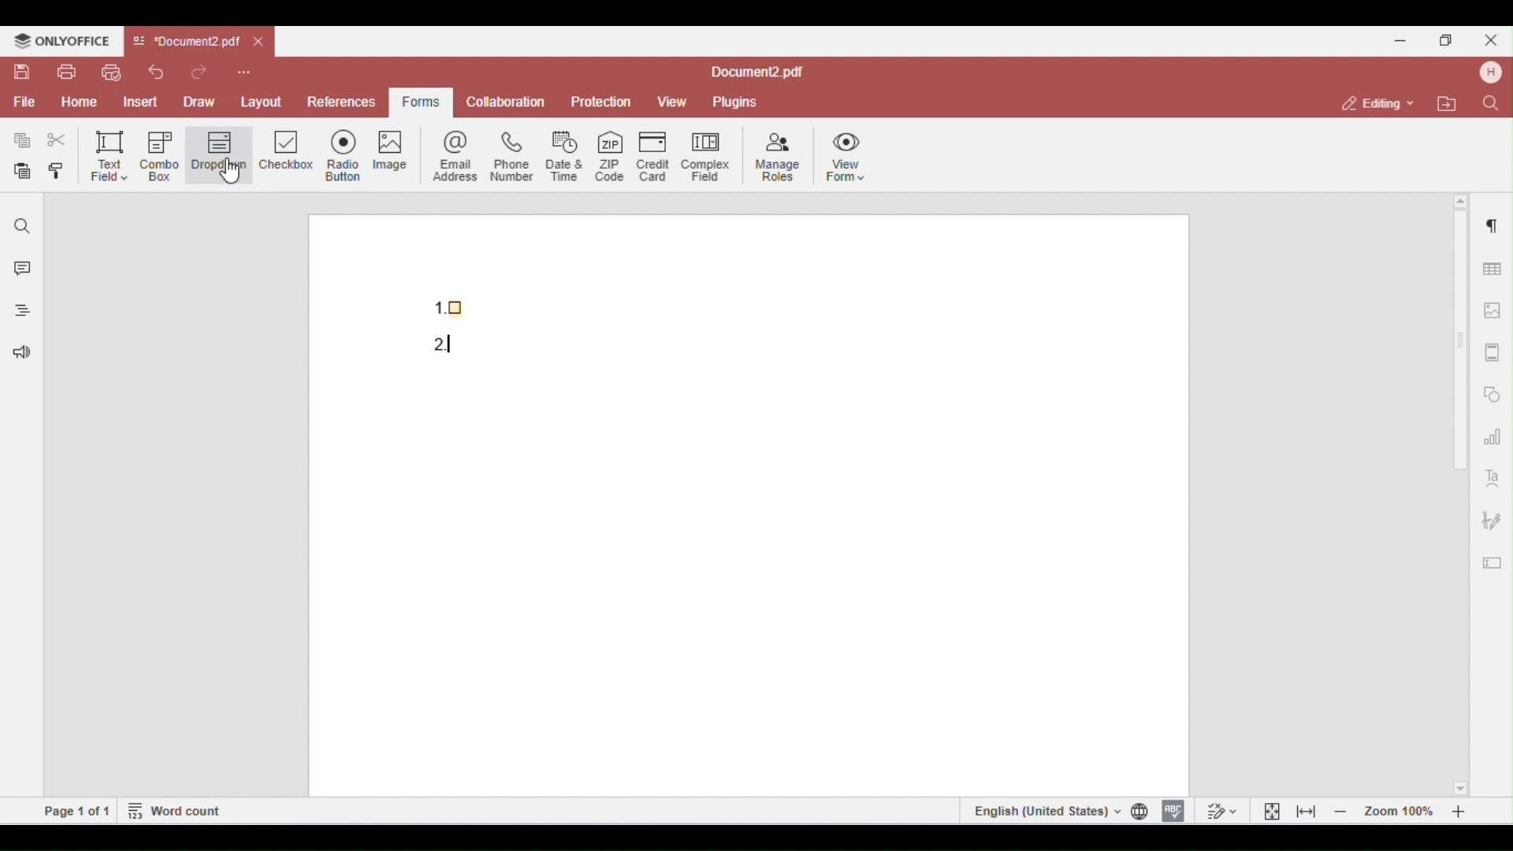  Describe the element at coordinates (66, 72) in the screenshot. I see `print` at that location.